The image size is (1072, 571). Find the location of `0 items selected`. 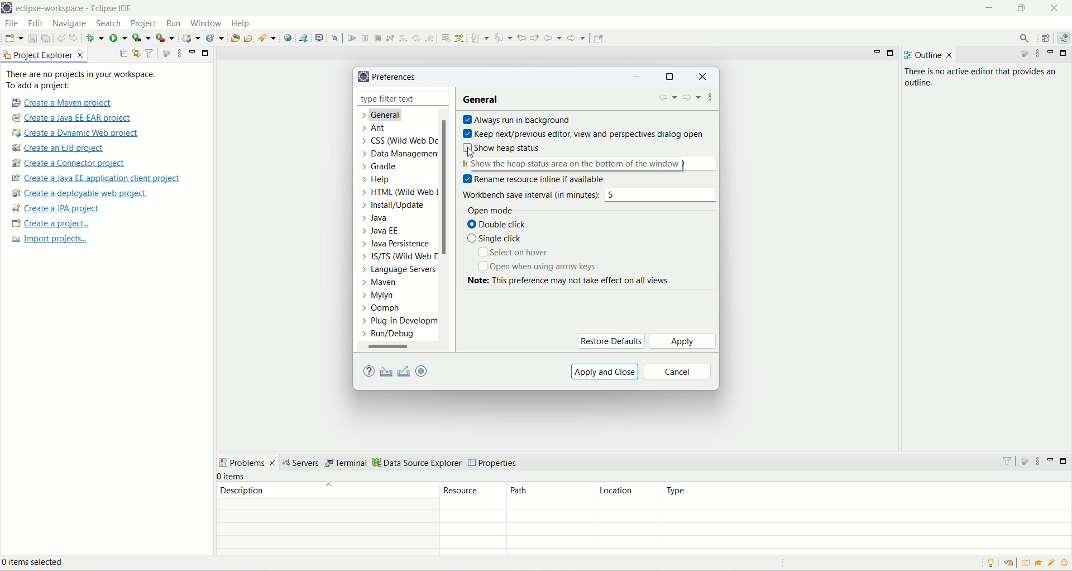

0 items selected is located at coordinates (41, 564).